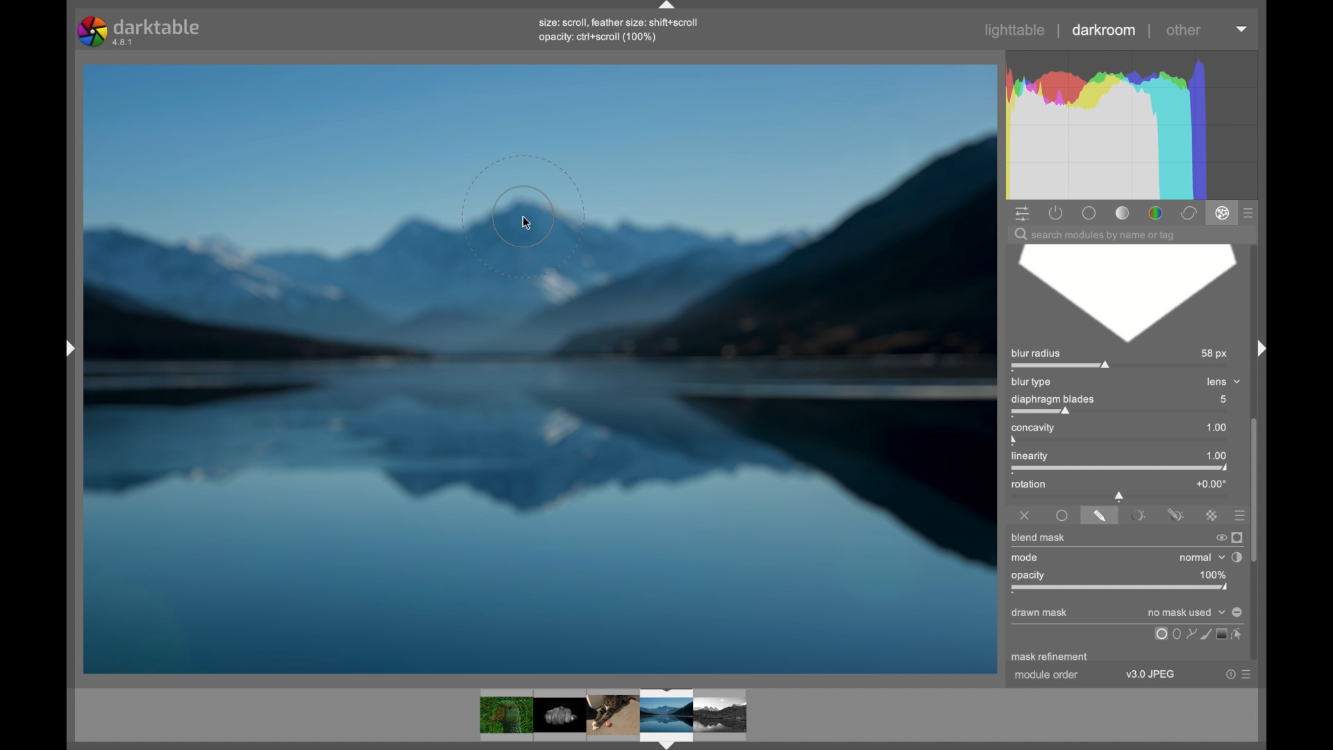 The height and width of the screenshot is (750, 1333). I want to click on show active modules only, so click(1055, 212).